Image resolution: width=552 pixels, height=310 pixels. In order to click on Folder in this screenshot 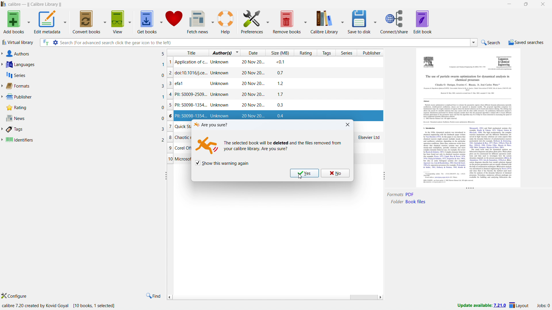, I will do `click(396, 202)`.